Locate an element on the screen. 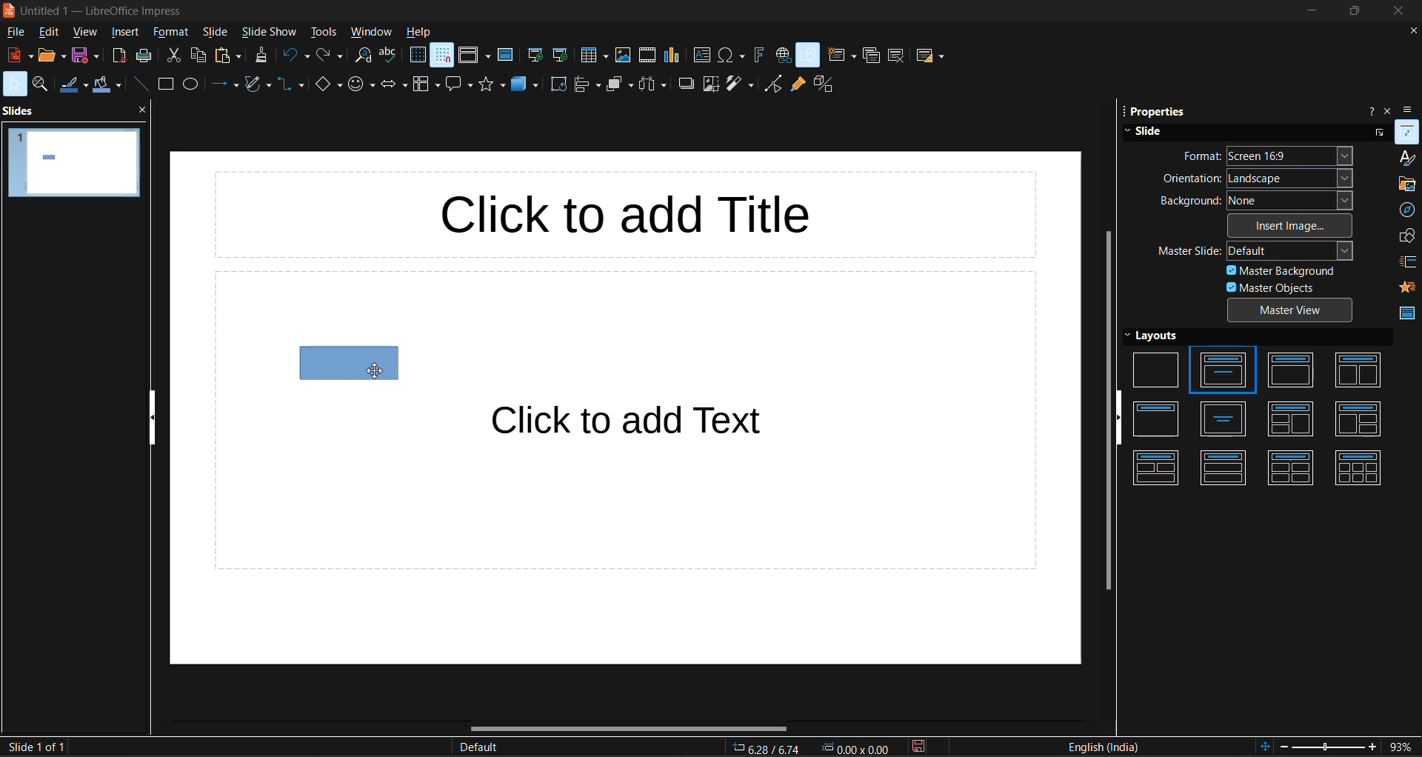 Image resolution: width=1422 pixels, height=757 pixels. hide is located at coordinates (150, 417).